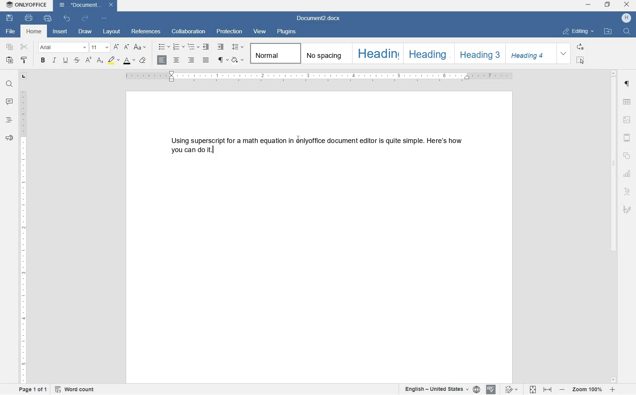  What do you see at coordinates (237, 61) in the screenshot?
I see `shading` at bounding box center [237, 61].